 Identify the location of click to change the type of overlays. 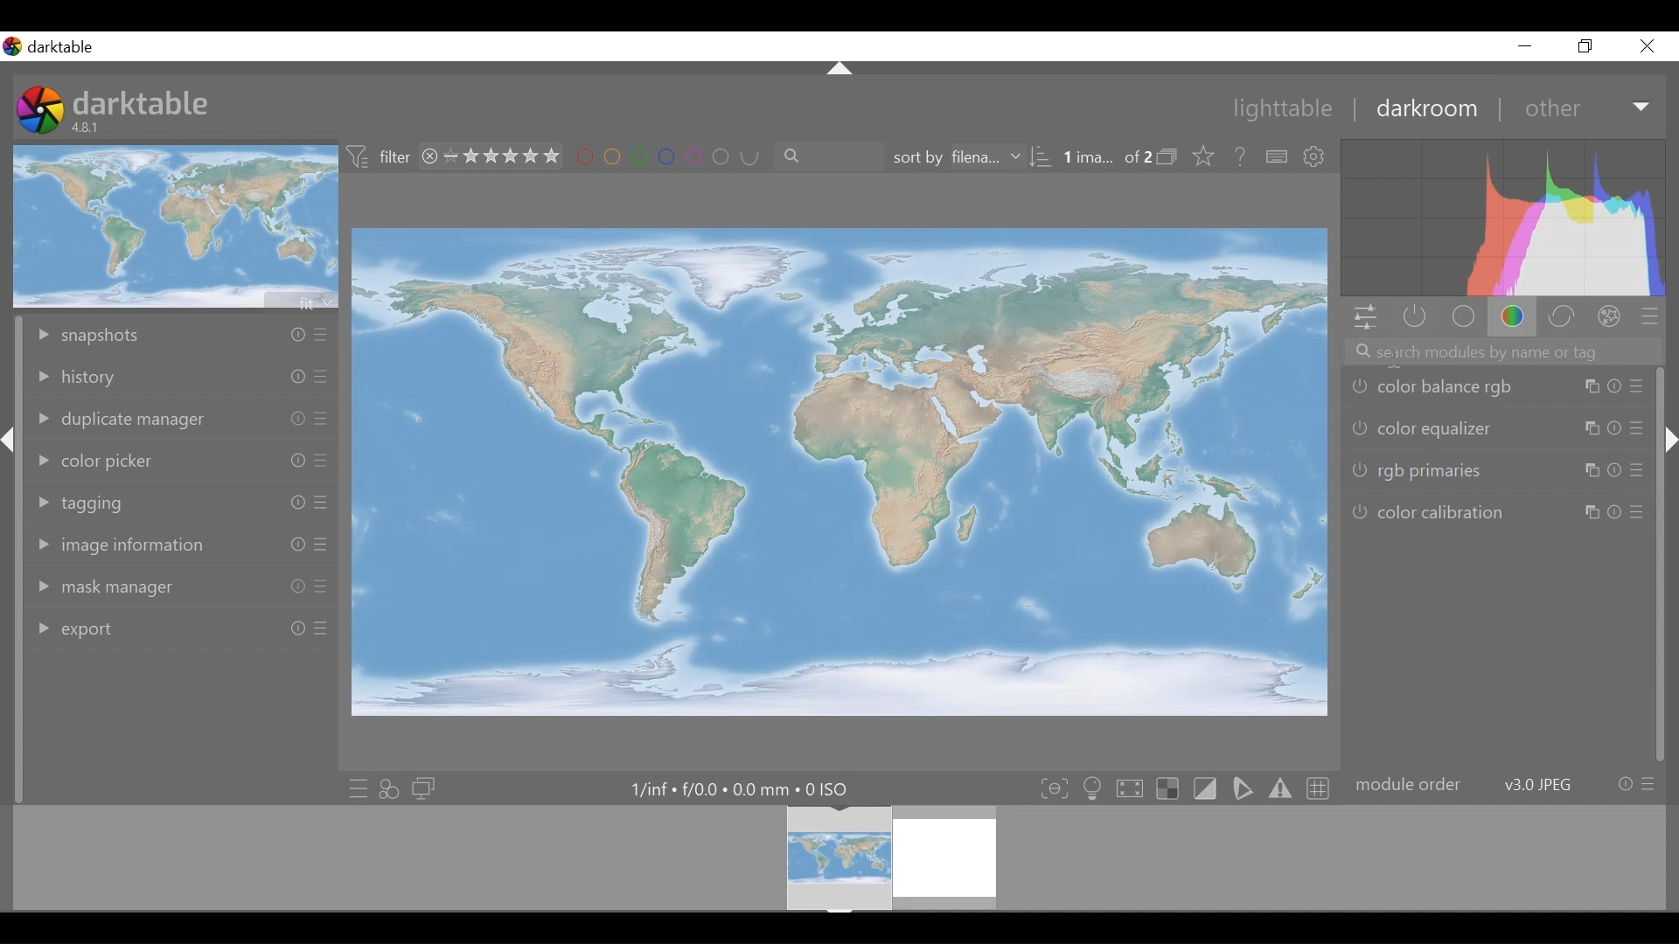
(1206, 155).